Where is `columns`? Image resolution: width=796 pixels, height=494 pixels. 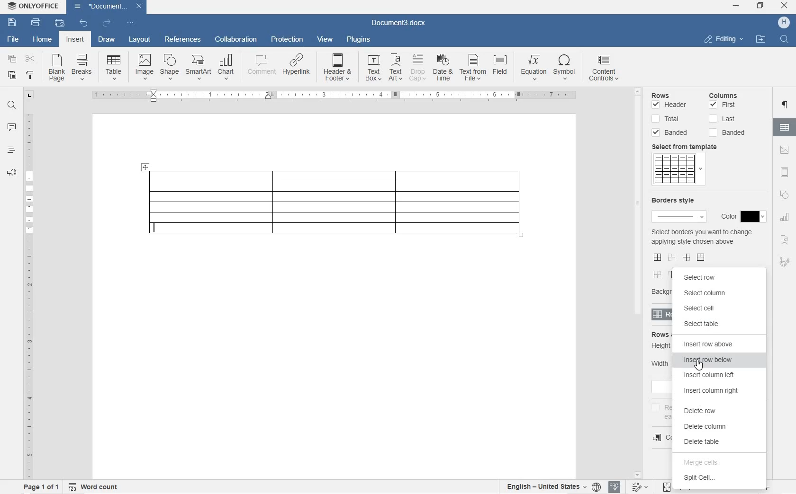 columns is located at coordinates (729, 94).